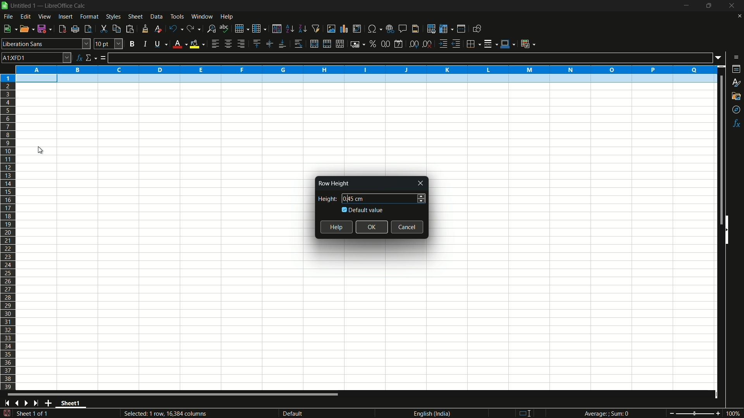  I want to click on column, so click(260, 29).